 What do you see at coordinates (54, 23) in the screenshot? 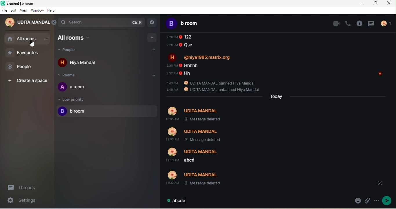
I see `expand` at bounding box center [54, 23].